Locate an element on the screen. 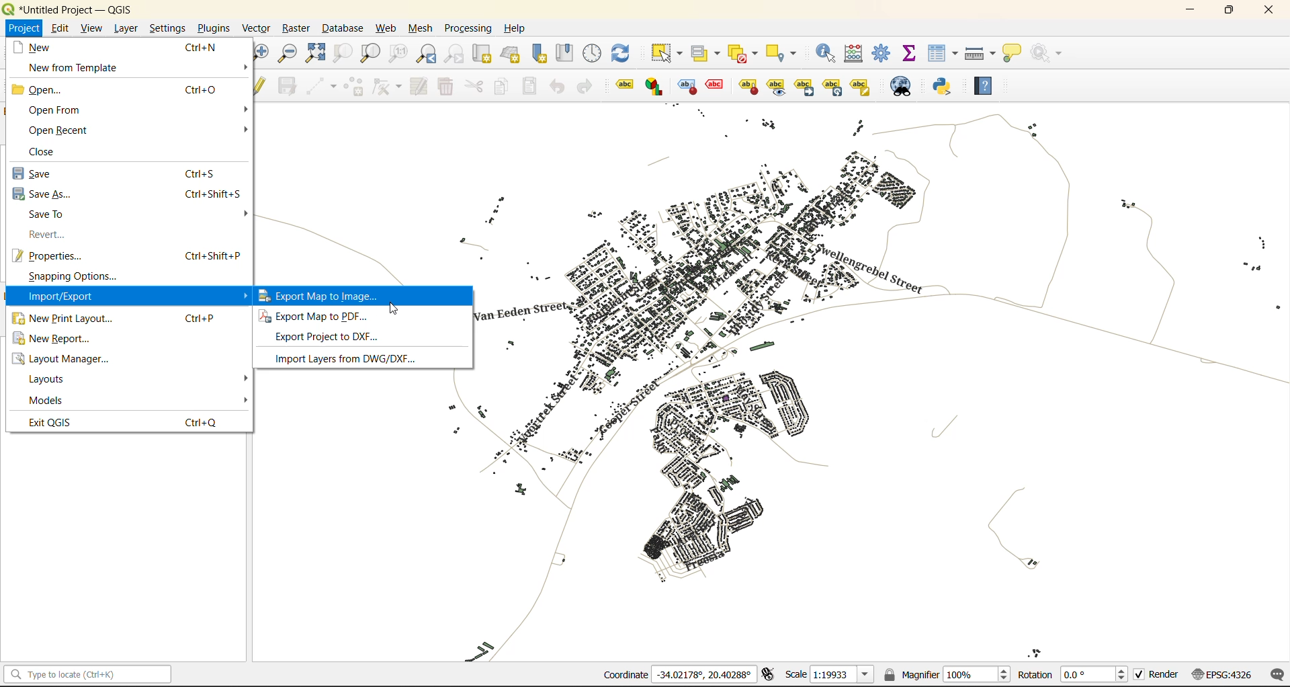  save is located at coordinates (42, 174).